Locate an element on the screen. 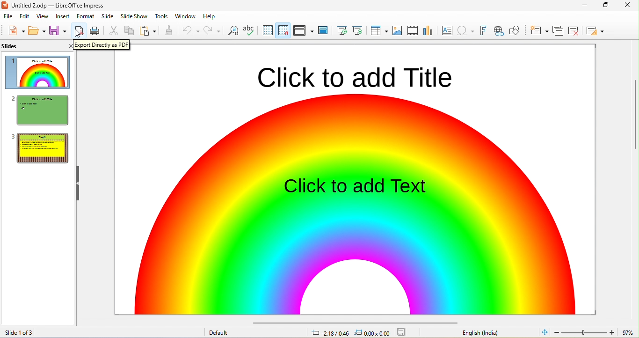 This screenshot has height=338, width=639. slide is located at coordinates (107, 16).